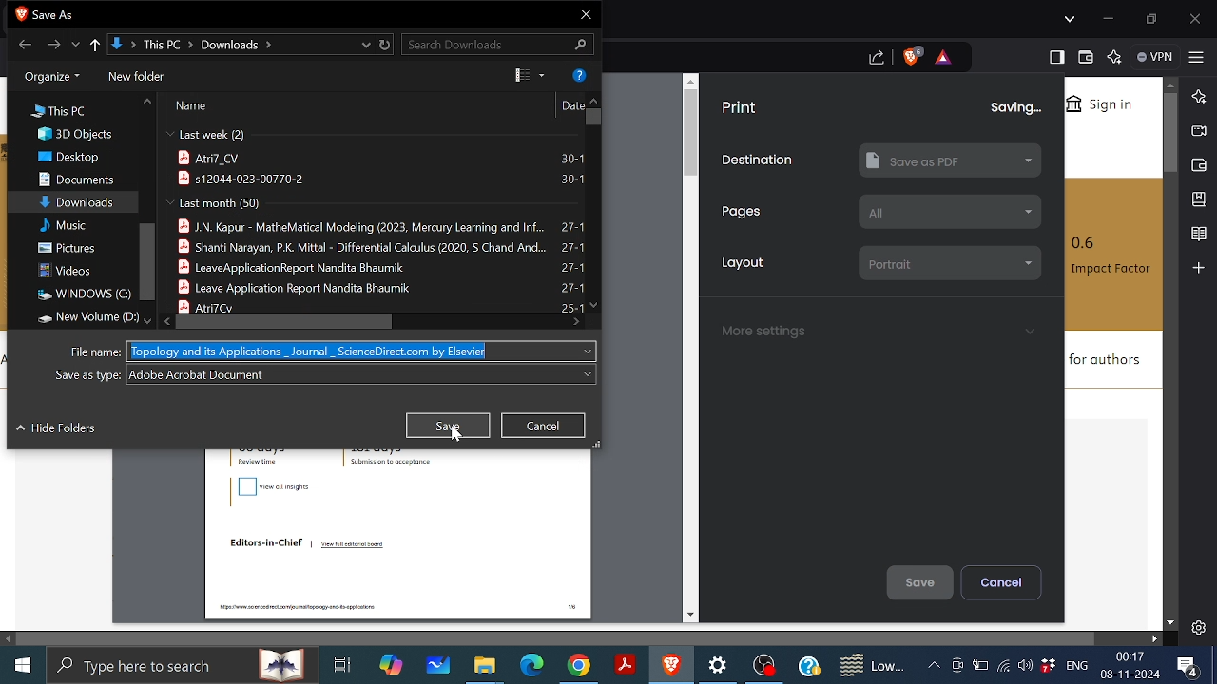 Image resolution: width=1217 pixels, height=684 pixels. I want to click on File name, so click(93, 353).